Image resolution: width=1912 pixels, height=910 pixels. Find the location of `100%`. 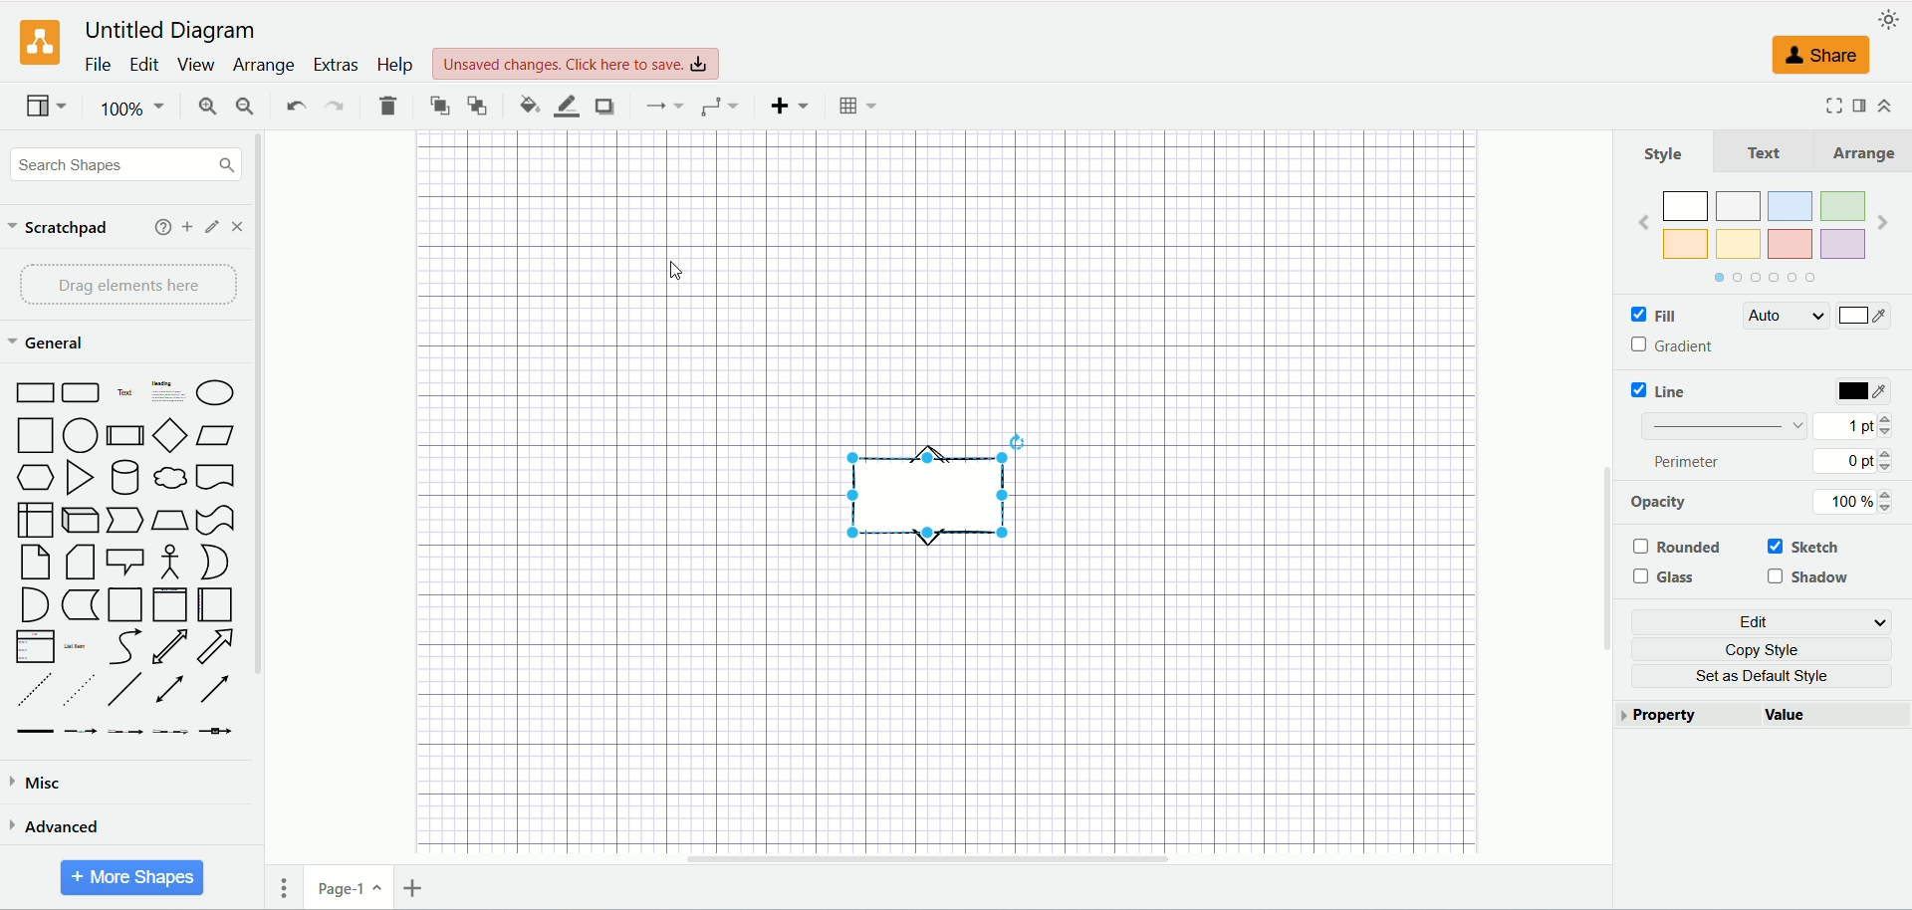

100% is located at coordinates (132, 106).